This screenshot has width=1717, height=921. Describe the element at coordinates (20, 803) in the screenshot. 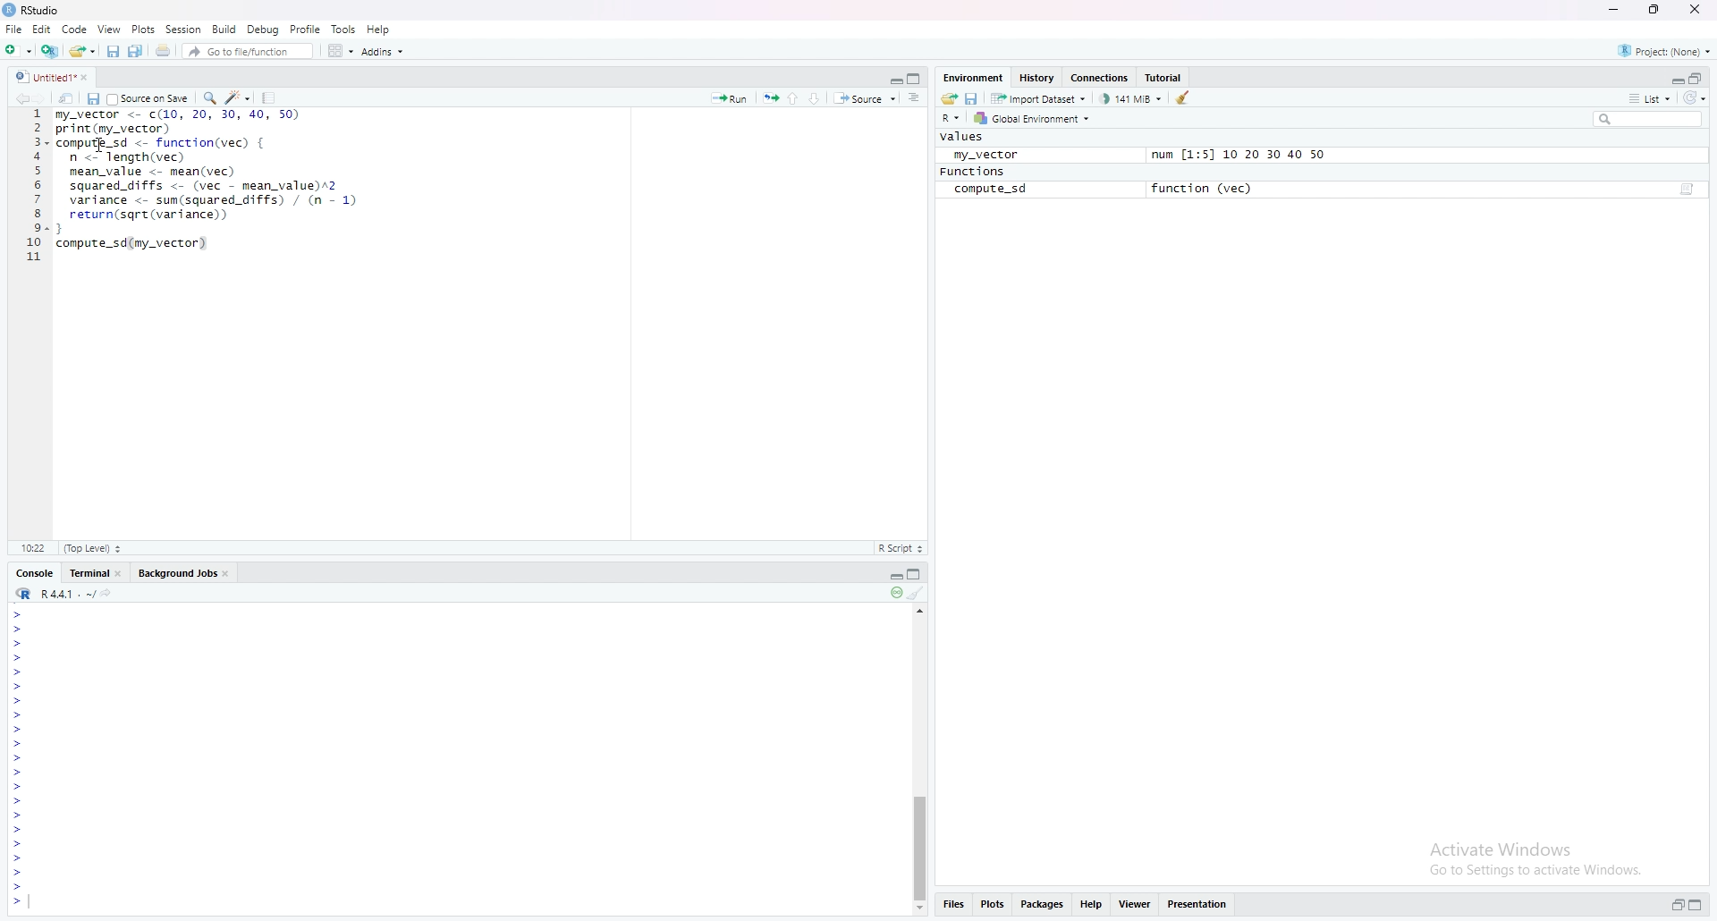

I see `Prompt cursor` at that location.